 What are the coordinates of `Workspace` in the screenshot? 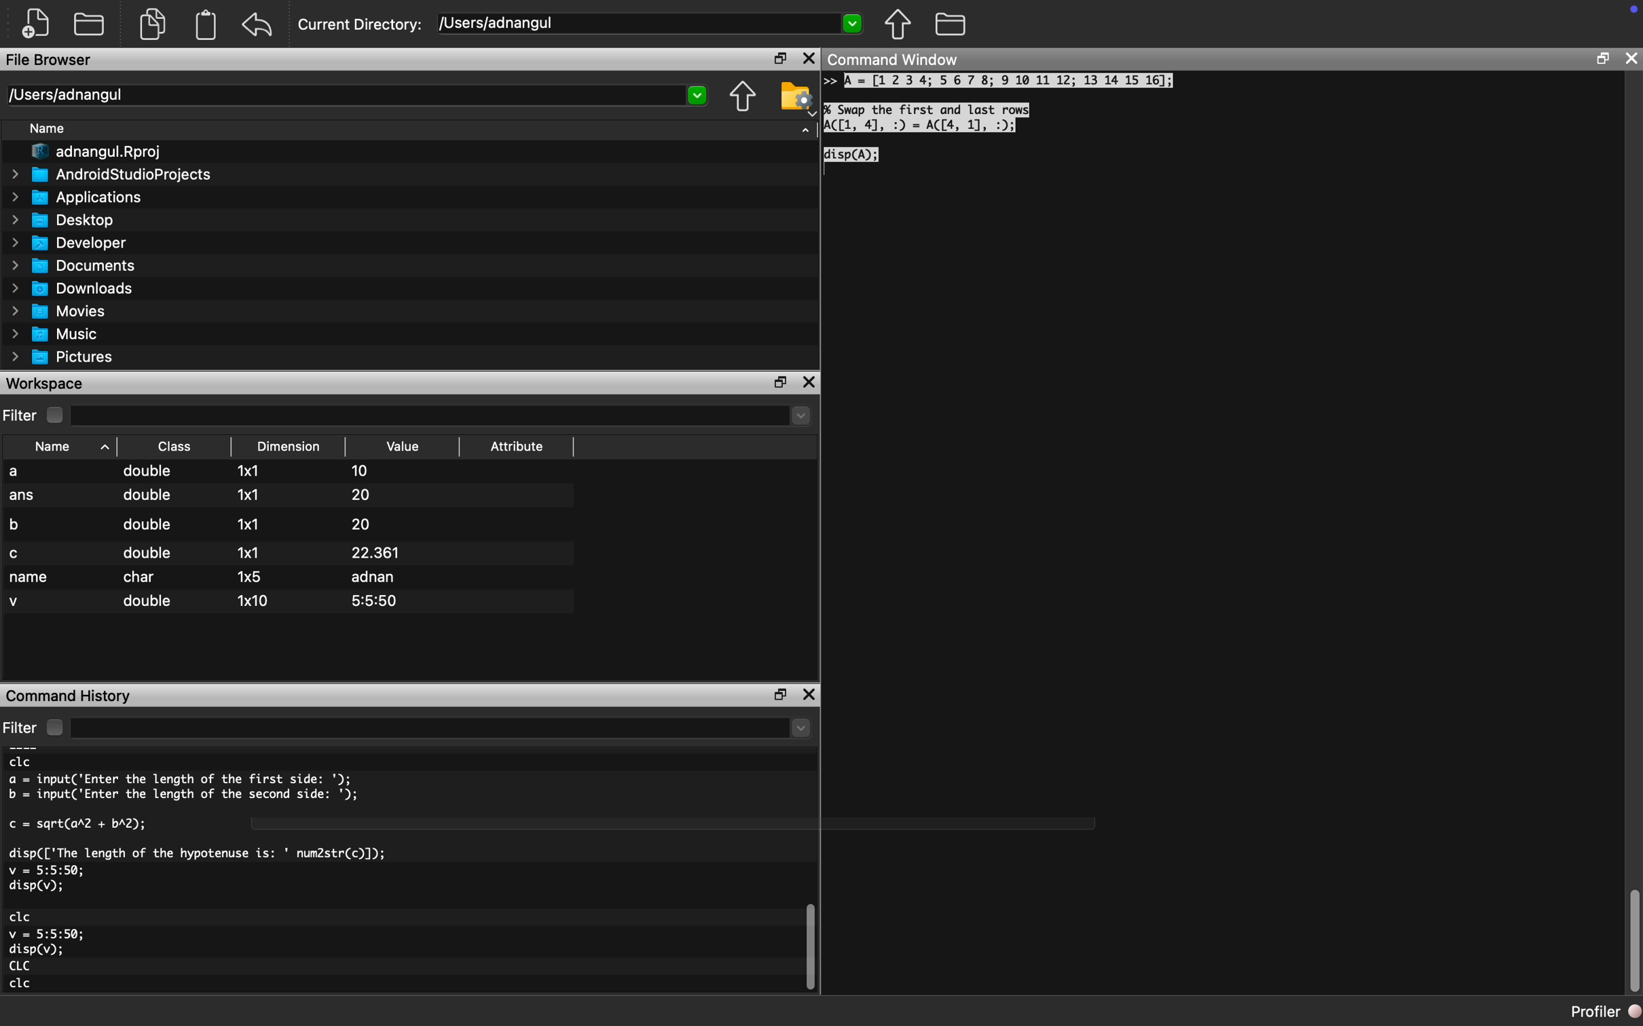 It's located at (52, 383).